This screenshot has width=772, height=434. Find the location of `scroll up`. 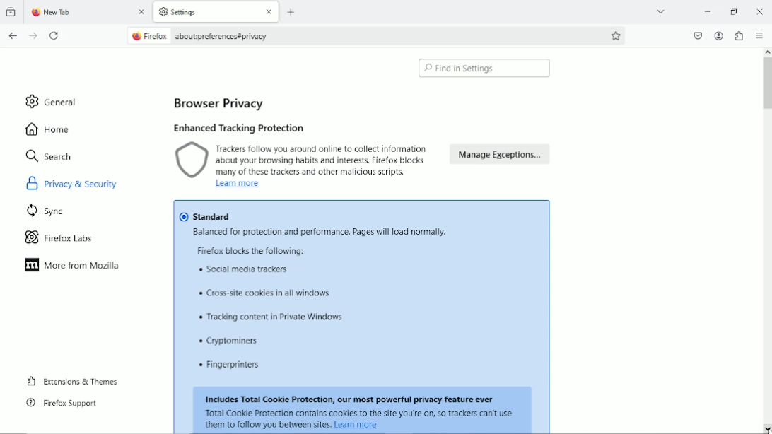

scroll up is located at coordinates (766, 52).